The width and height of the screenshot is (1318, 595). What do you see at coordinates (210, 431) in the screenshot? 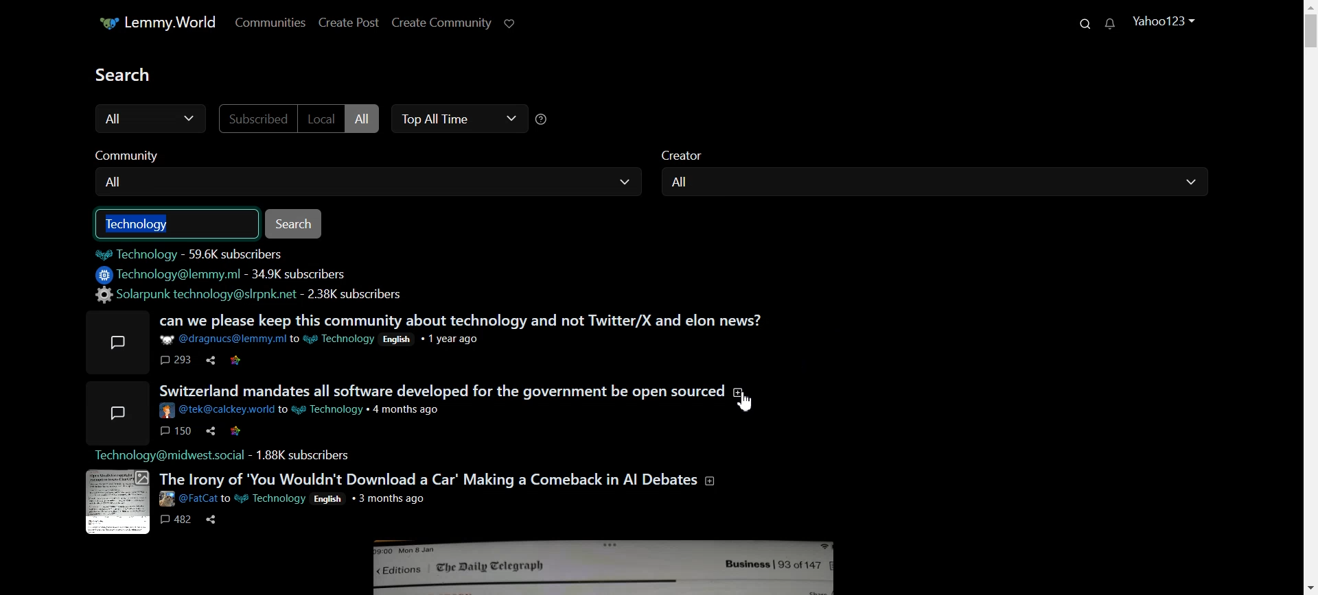
I see `share` at bounding box center [210, 431].